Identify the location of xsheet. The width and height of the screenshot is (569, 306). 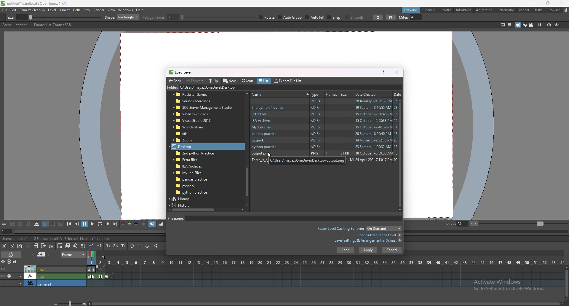
(65, 10).